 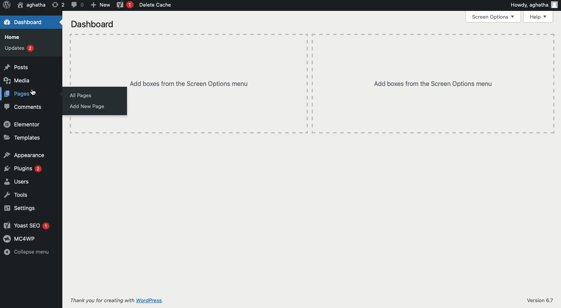 What do you see at coordinates (11, 37) in the screenshot?
I see `Home` at bounding box center [11, 37].